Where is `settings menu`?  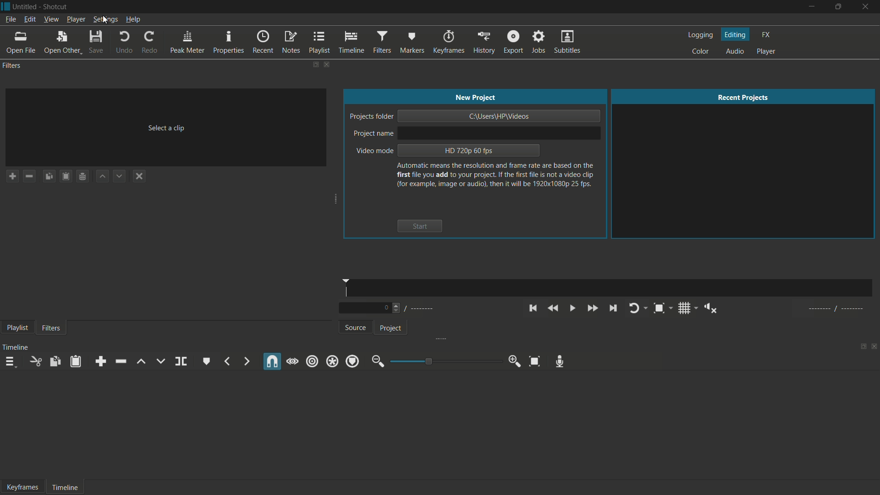
settings menu is located at coordinates (104, 20).